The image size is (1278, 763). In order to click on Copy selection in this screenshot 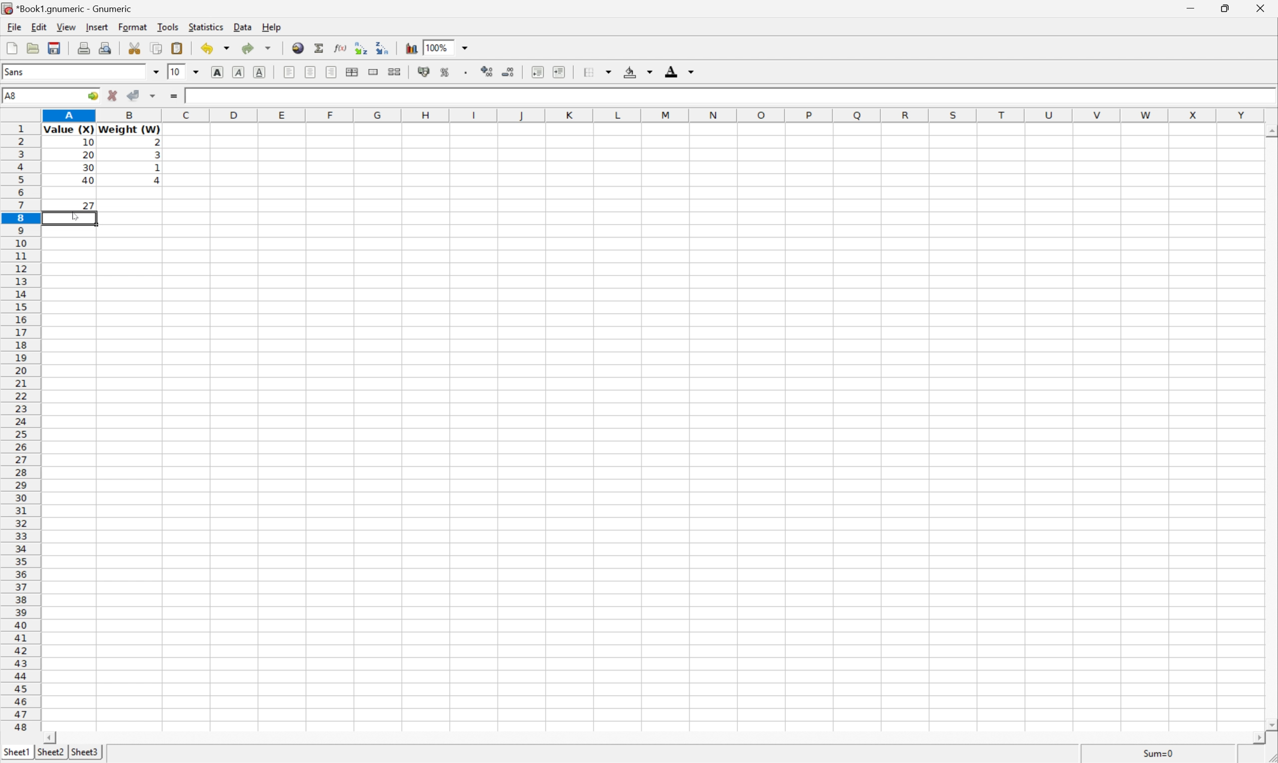, I will do `click(161, 48)`.